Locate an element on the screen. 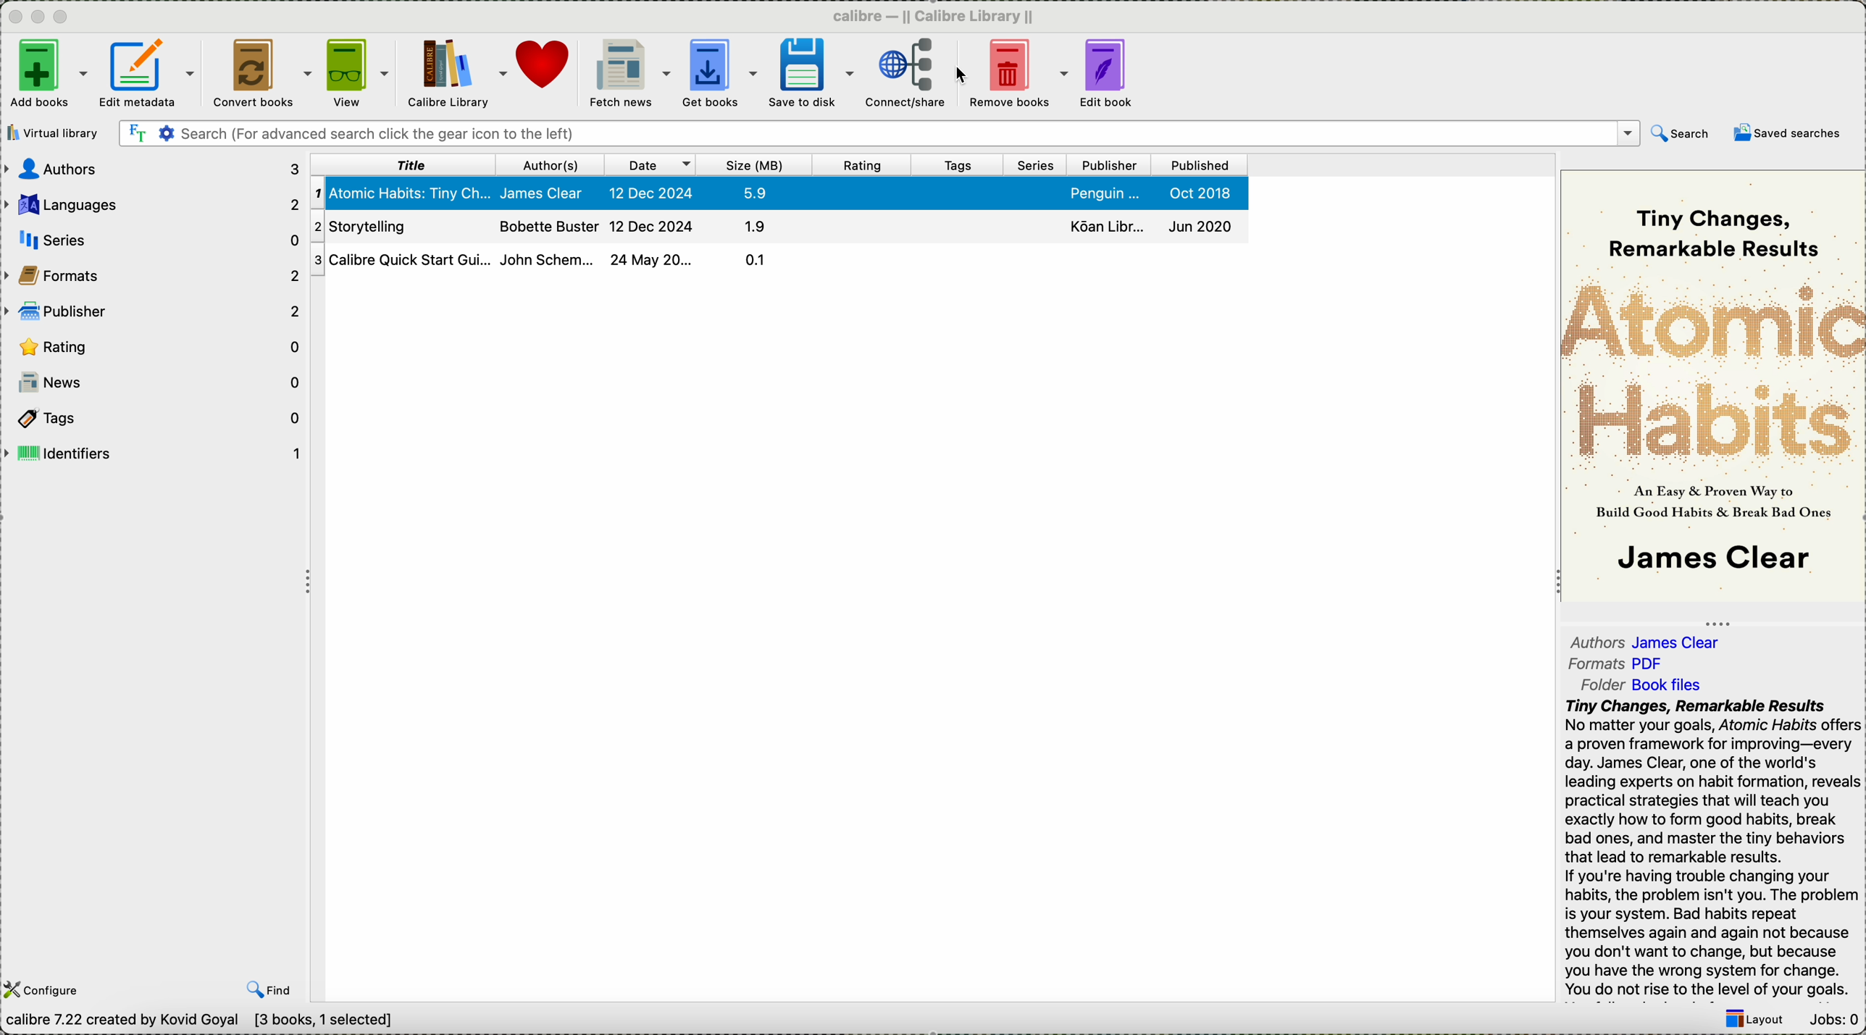 Image resolution: width=1866 pixels, height=1035 pixels. data is located at coordinates (206, 1023).